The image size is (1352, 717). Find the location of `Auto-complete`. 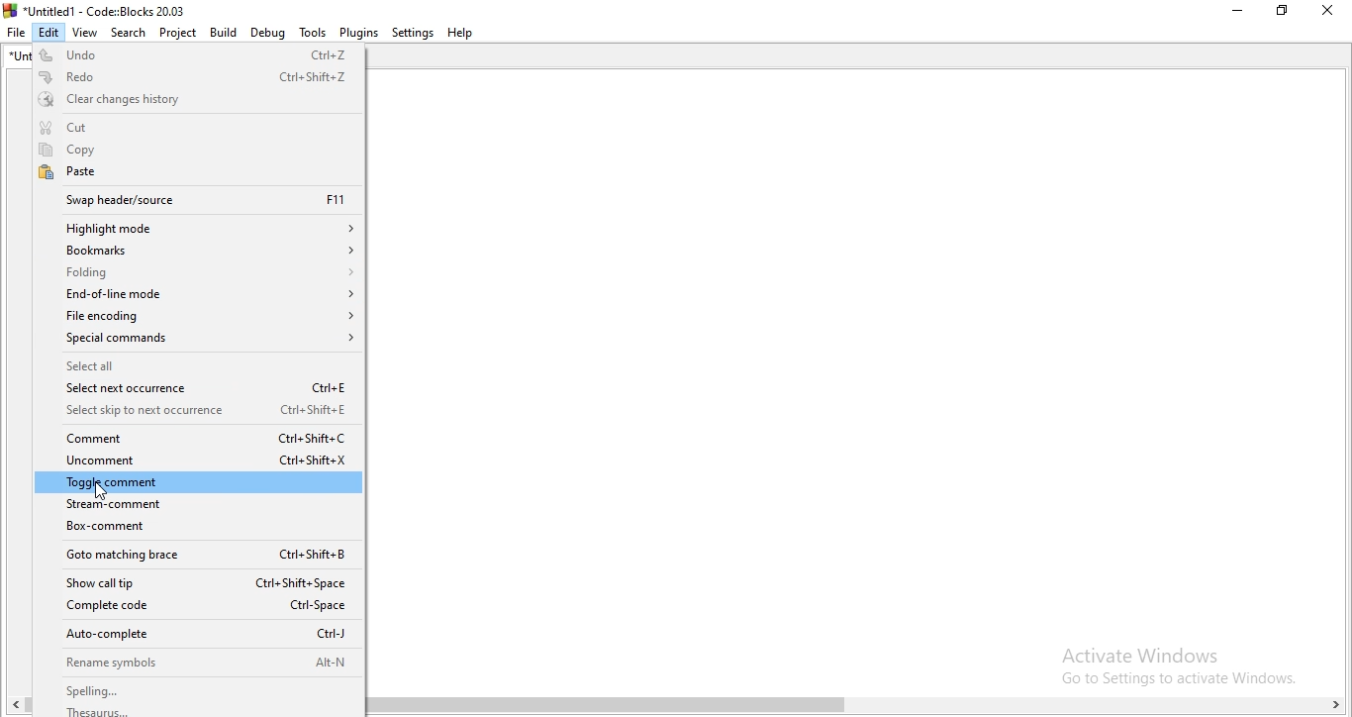

Auto-complete is located at coordinates (202, 635).